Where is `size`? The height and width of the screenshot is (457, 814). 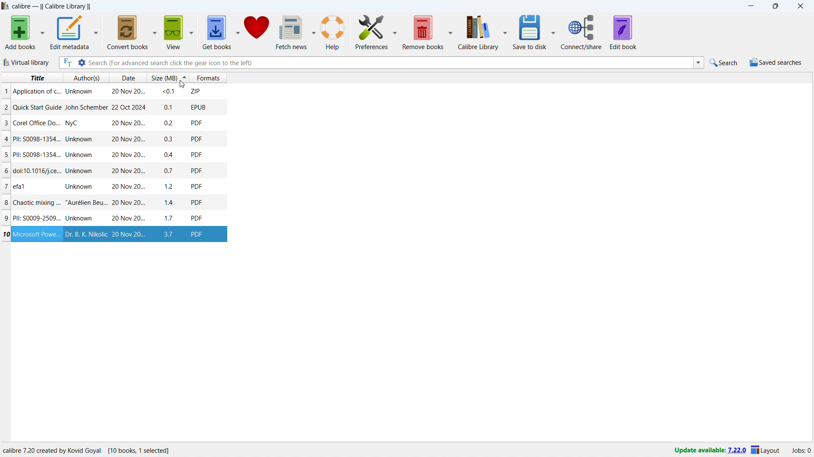 size is located at coordinates (170, 138).